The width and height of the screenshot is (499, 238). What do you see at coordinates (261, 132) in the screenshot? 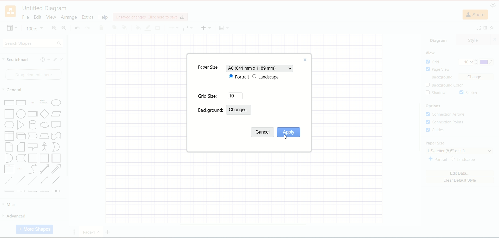
I see `cancel` at bounding box center [261, 132].